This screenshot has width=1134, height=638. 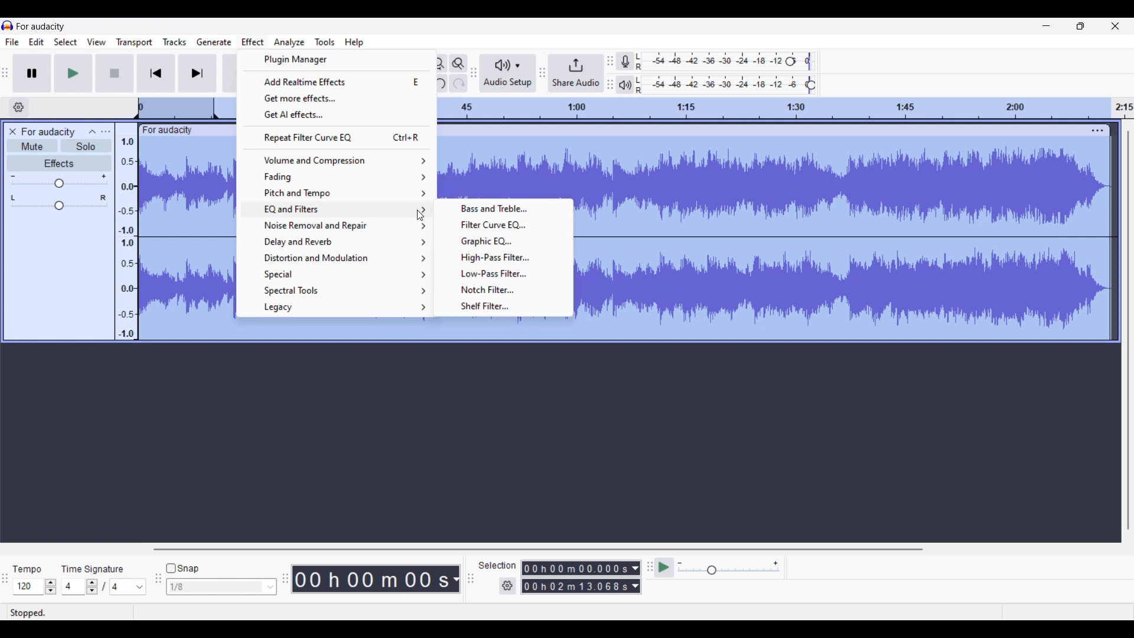 I want to click on Pause, so click(x=32, y=73).